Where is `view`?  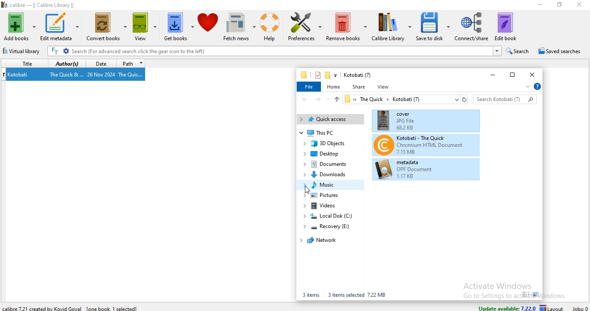
view is located at coordinates (384, 87).